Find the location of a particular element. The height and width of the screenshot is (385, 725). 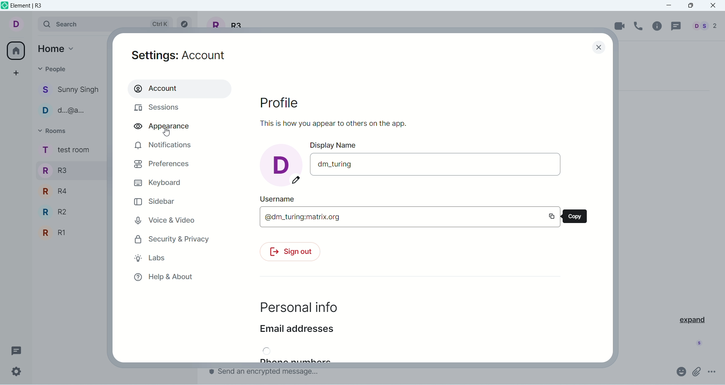

display name is located at coordinates (331, 144).